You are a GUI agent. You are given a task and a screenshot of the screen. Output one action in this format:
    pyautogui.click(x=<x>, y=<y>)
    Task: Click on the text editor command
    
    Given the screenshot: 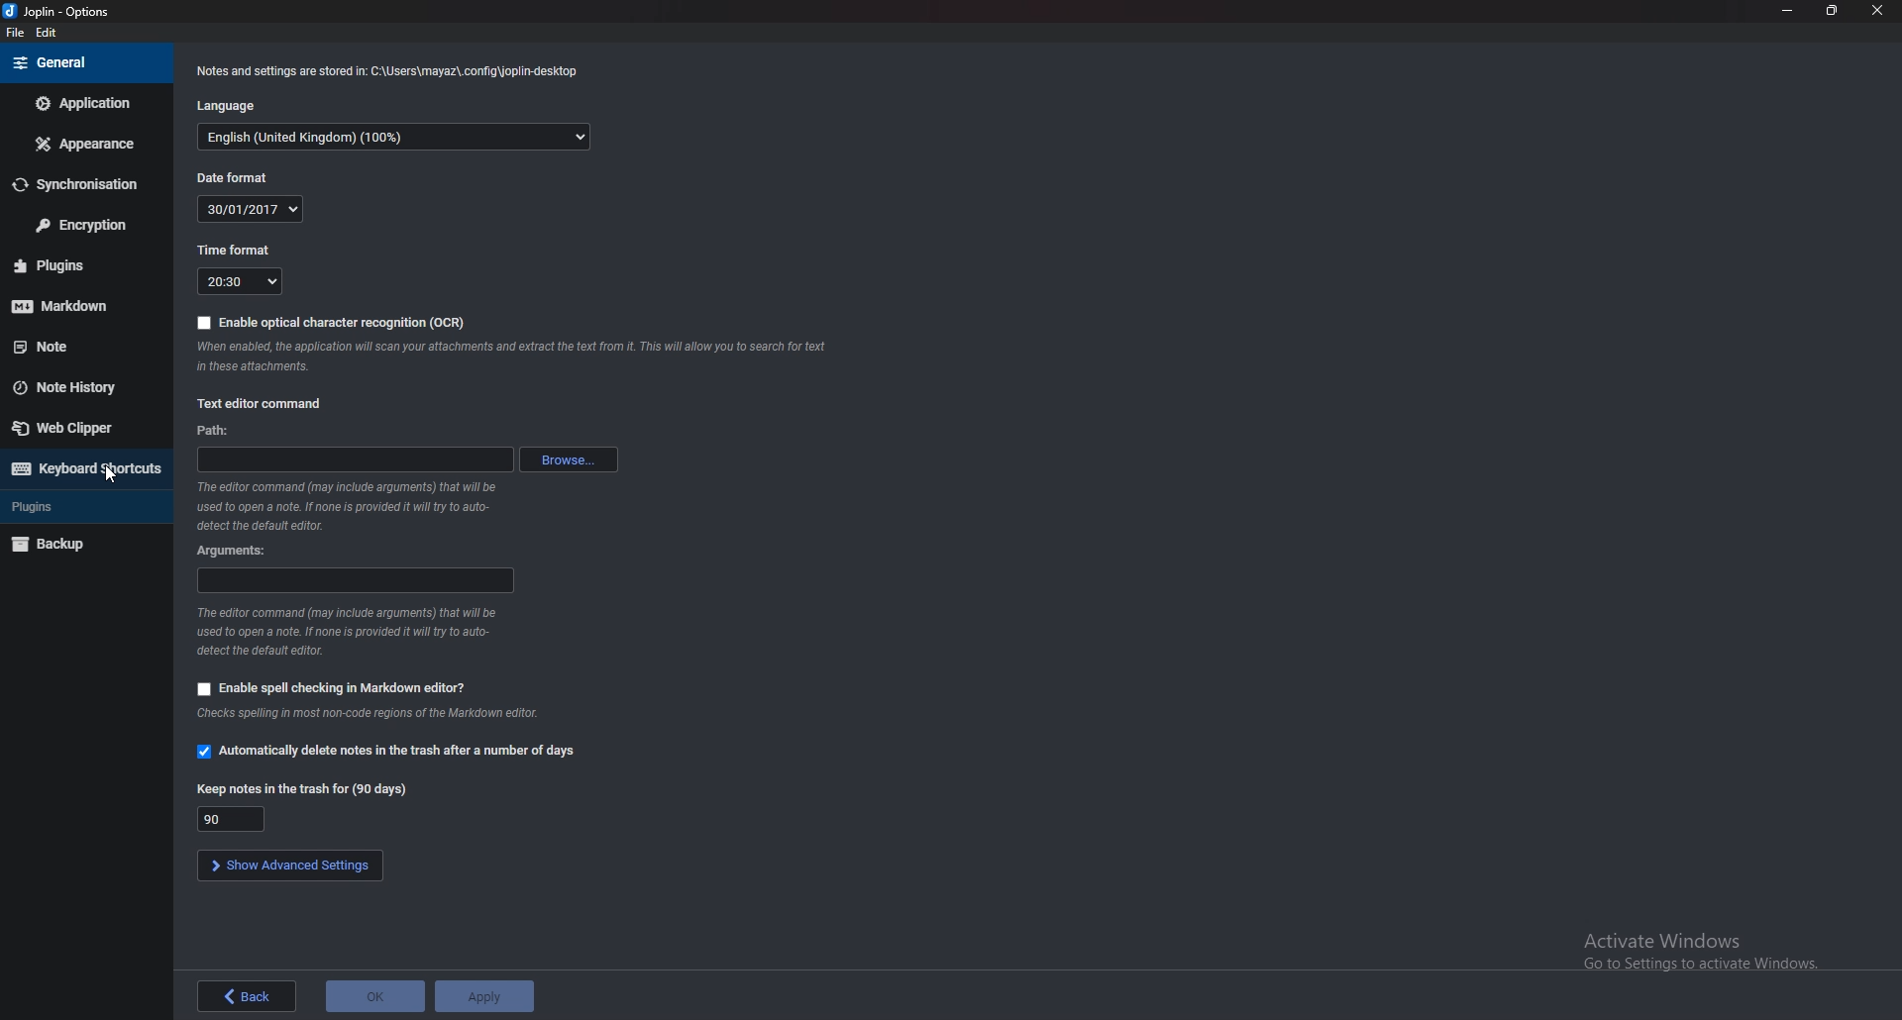 What is the action you would take?
    pyautogui.click(x=265, y=402)
    